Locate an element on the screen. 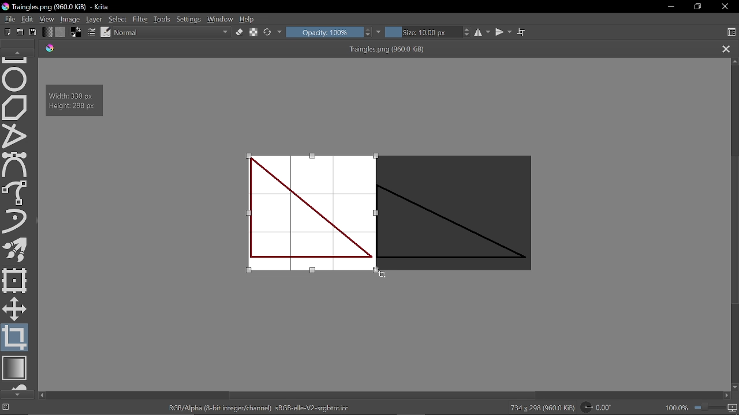  Close tab is located at coordinates (726, 50).